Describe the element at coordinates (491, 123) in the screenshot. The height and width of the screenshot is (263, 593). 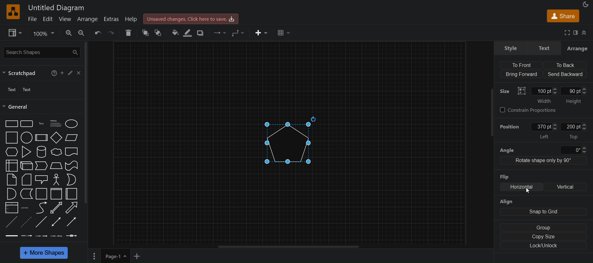
I see `vertical scroll bar` at that location.